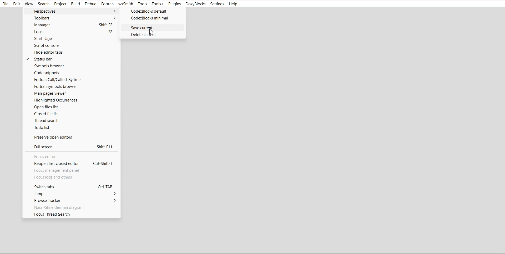 Image resolution: width=505 pixels, height=254 pixels. I want to click on Project, so click(60, 4).